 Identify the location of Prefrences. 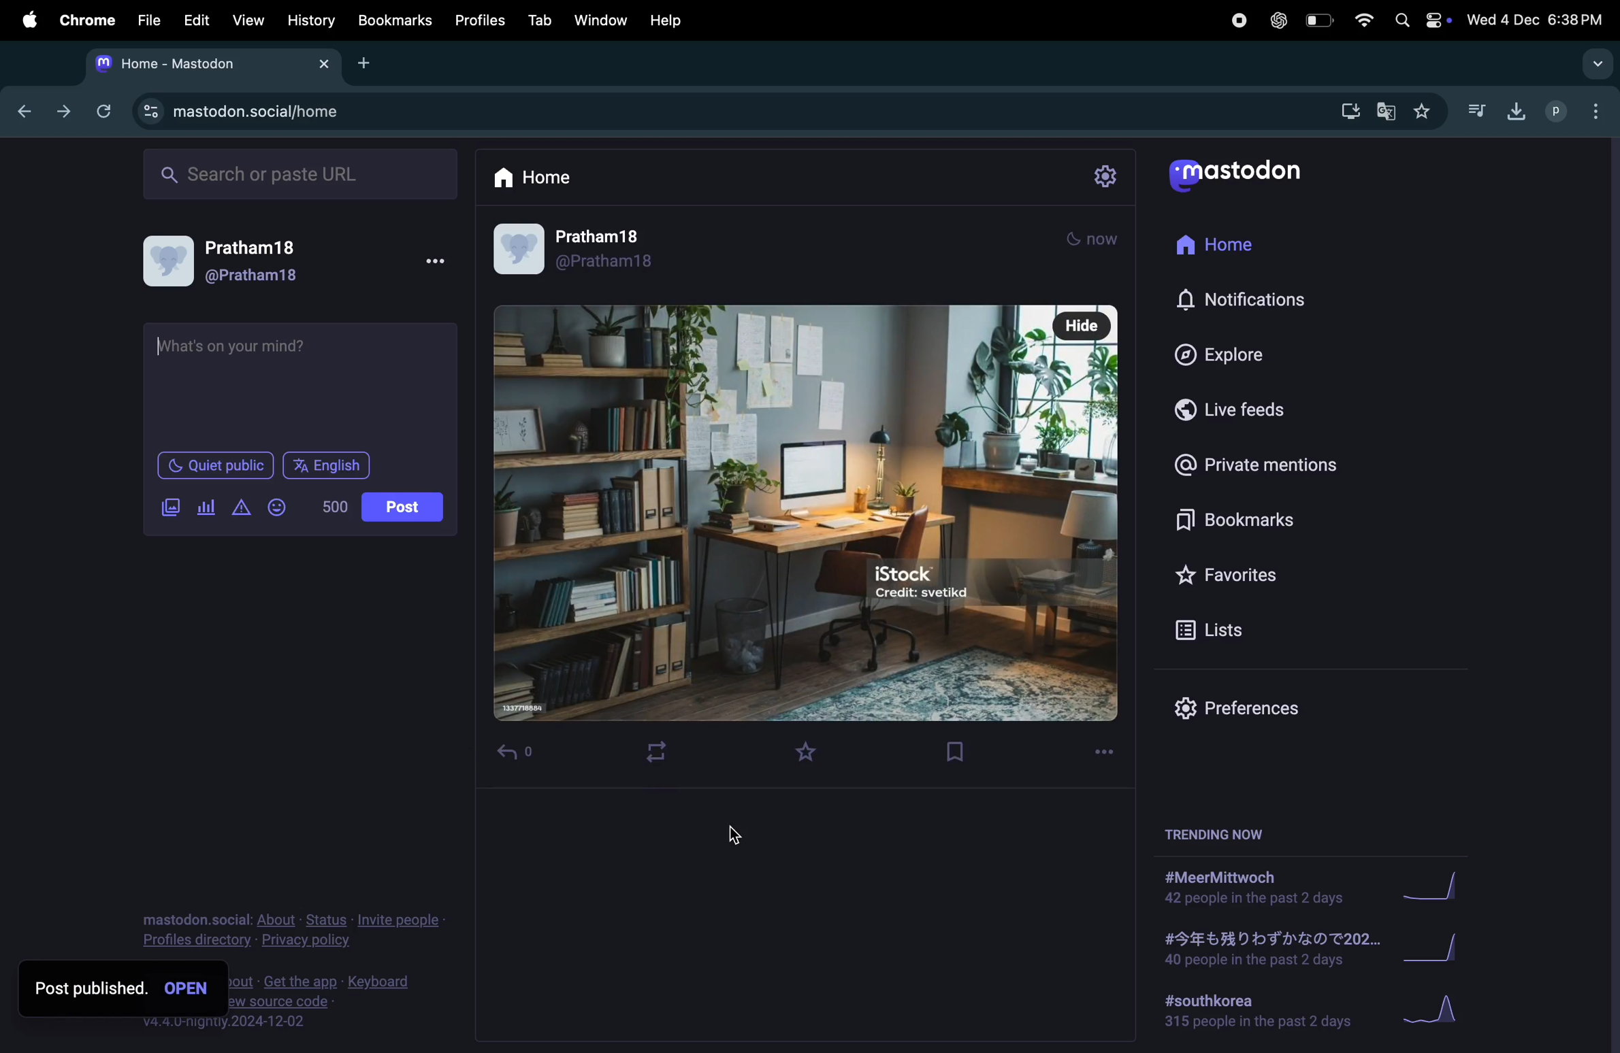
(1237, 709).